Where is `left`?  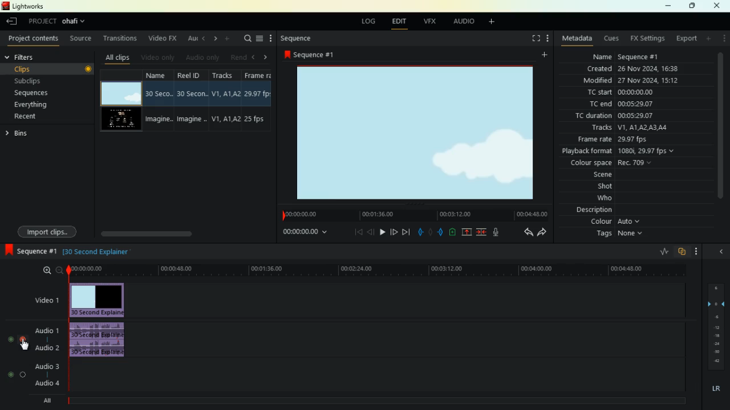 left is located at coordinates (254, 57).